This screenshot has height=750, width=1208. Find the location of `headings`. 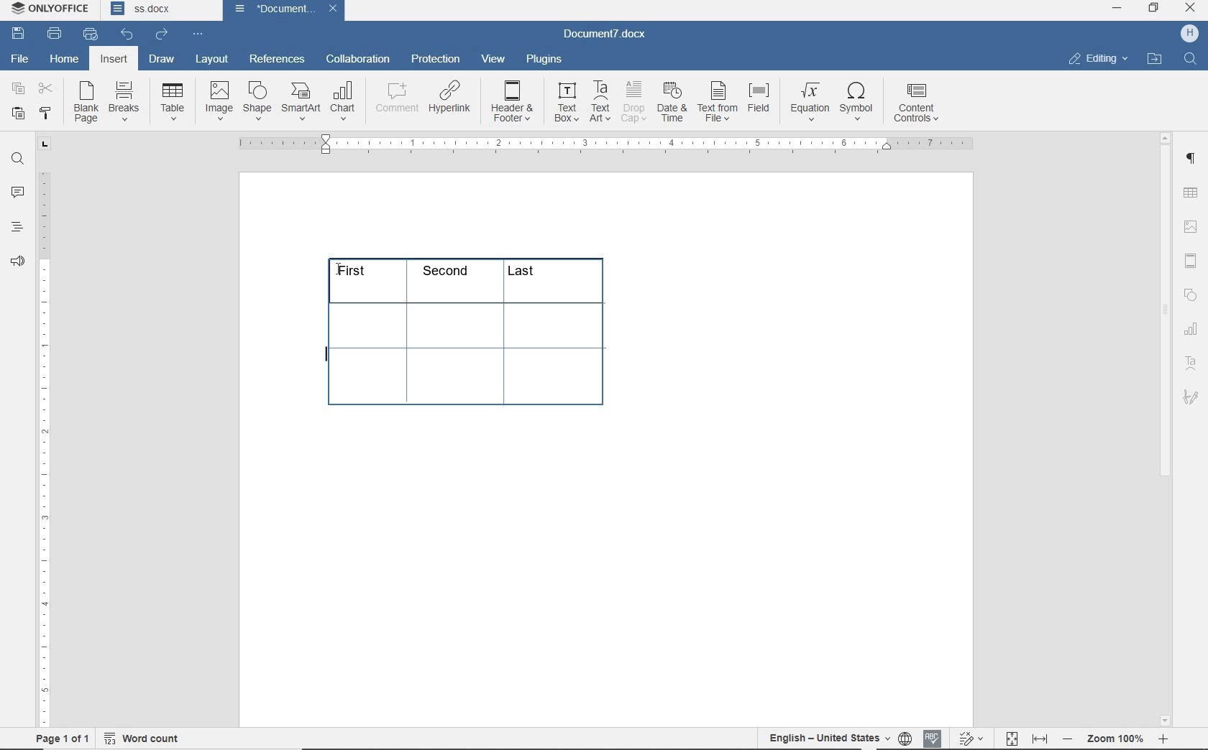

headings is located at coordinates (17, 228).